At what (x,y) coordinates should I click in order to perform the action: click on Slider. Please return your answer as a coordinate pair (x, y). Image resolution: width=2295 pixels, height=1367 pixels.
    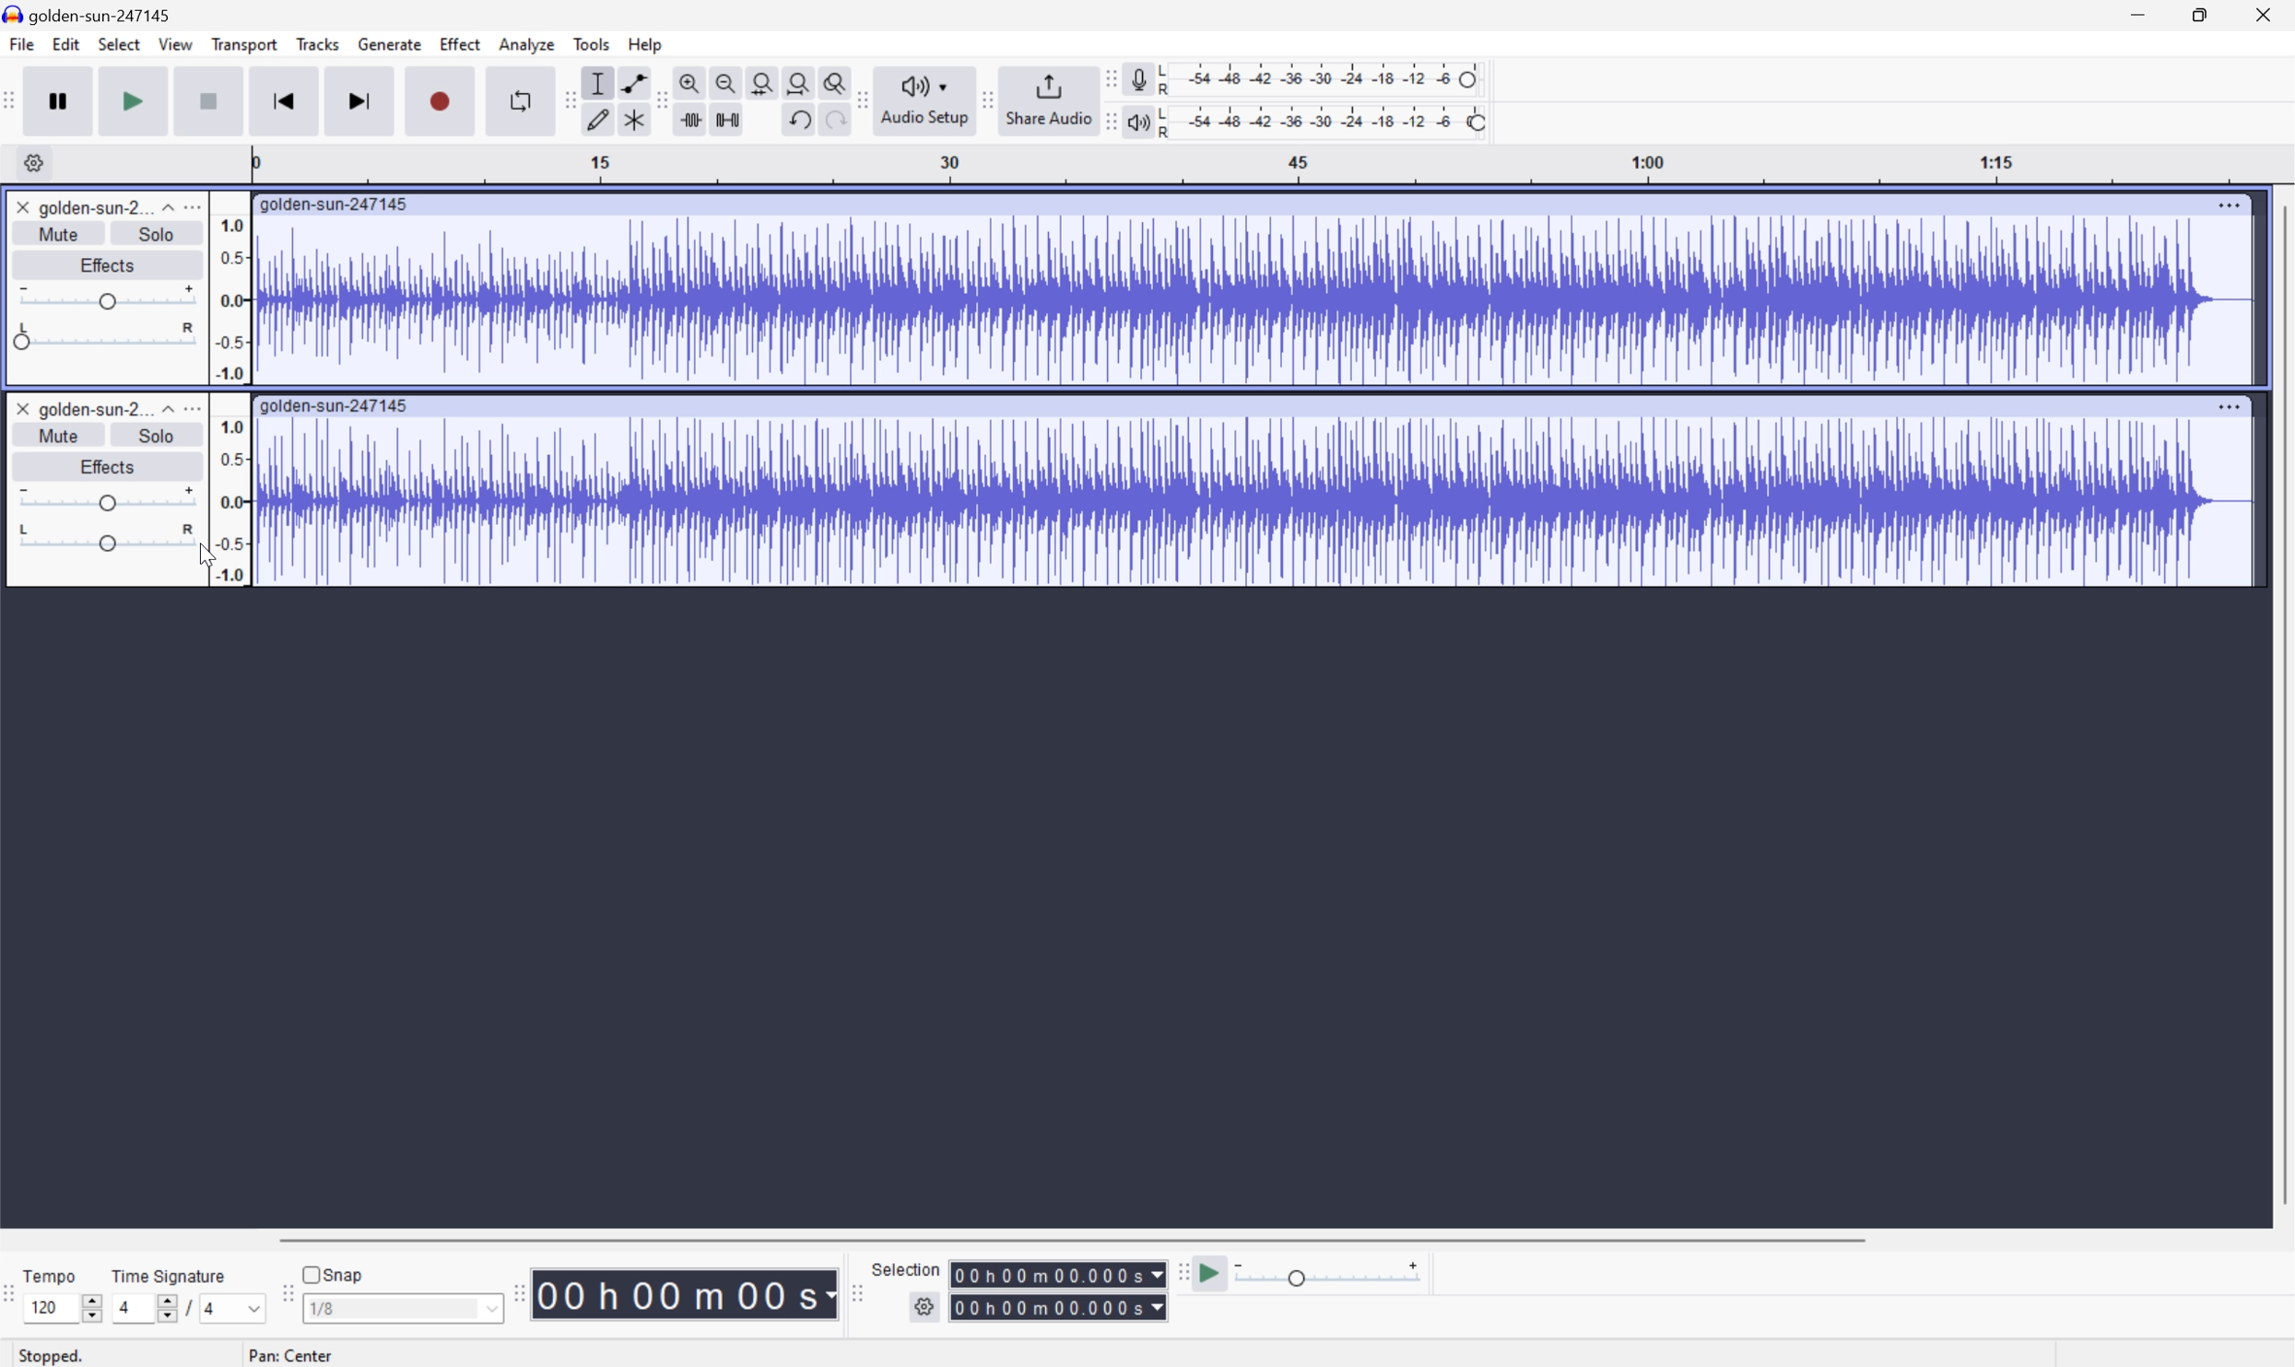
    Looking at the image, I should click on (106, 337).